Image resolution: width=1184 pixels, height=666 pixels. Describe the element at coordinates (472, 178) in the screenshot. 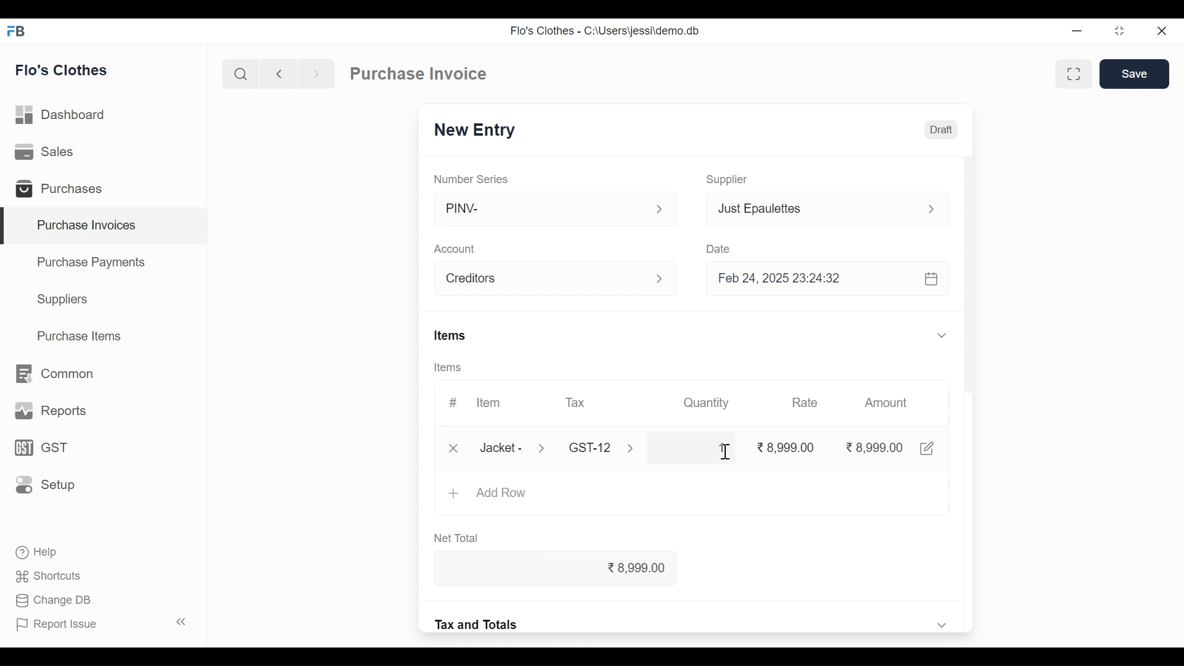

I see `Number Series` at that location.